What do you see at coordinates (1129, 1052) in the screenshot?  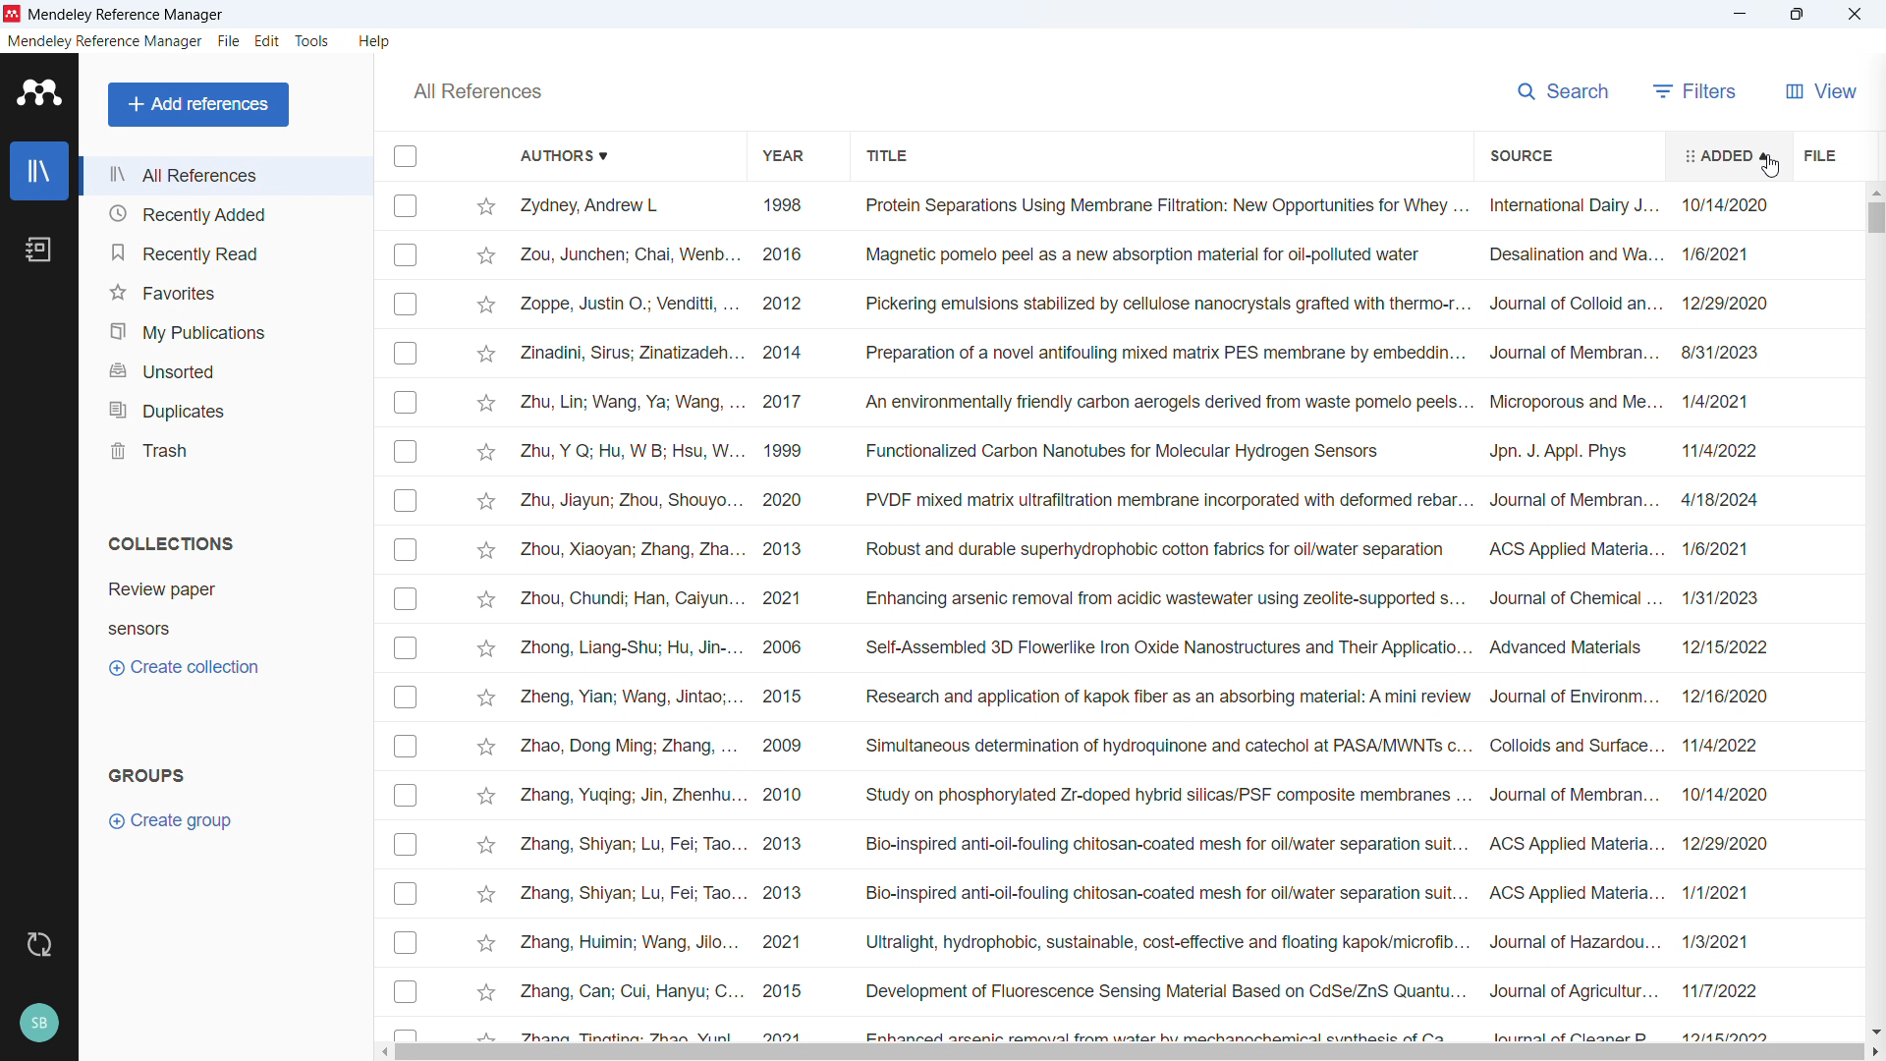 I see `Horizontal scrollbar ` at bounding box center [1129, 1052].